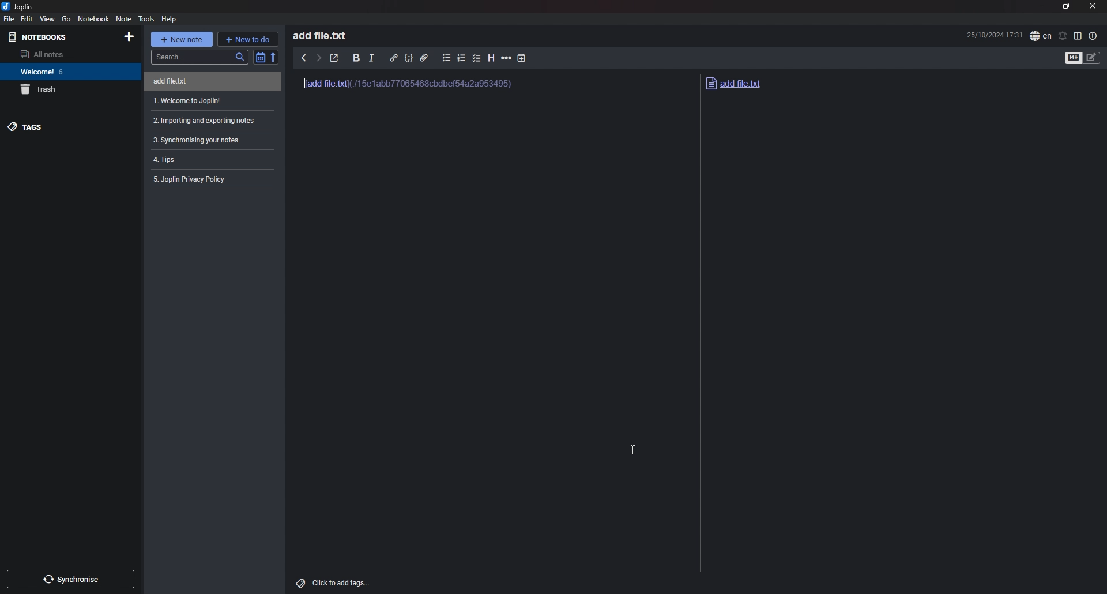 The image size is (1107, 594). What do you see at coordinates (1079, 36) in the screenshot?
I see `toggle editor layout` at bounding box center [1079, 36].